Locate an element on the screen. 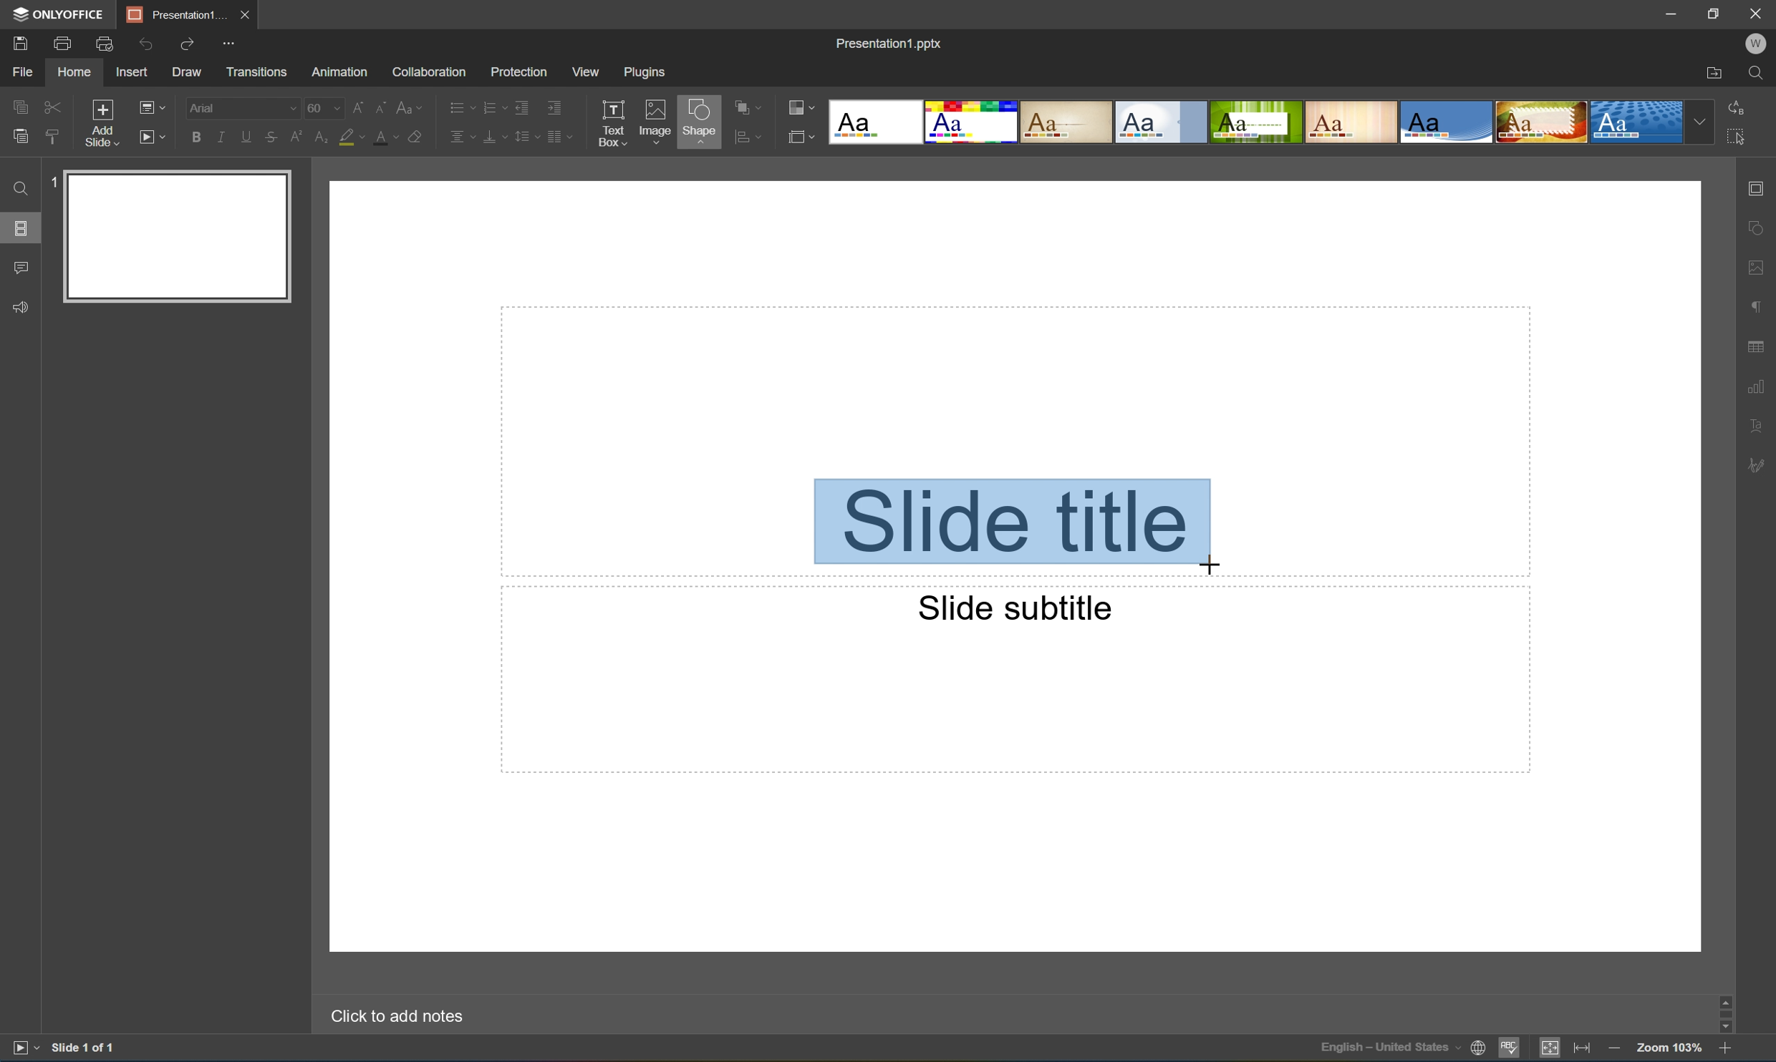  Underline is located at coordinates (246, 136).